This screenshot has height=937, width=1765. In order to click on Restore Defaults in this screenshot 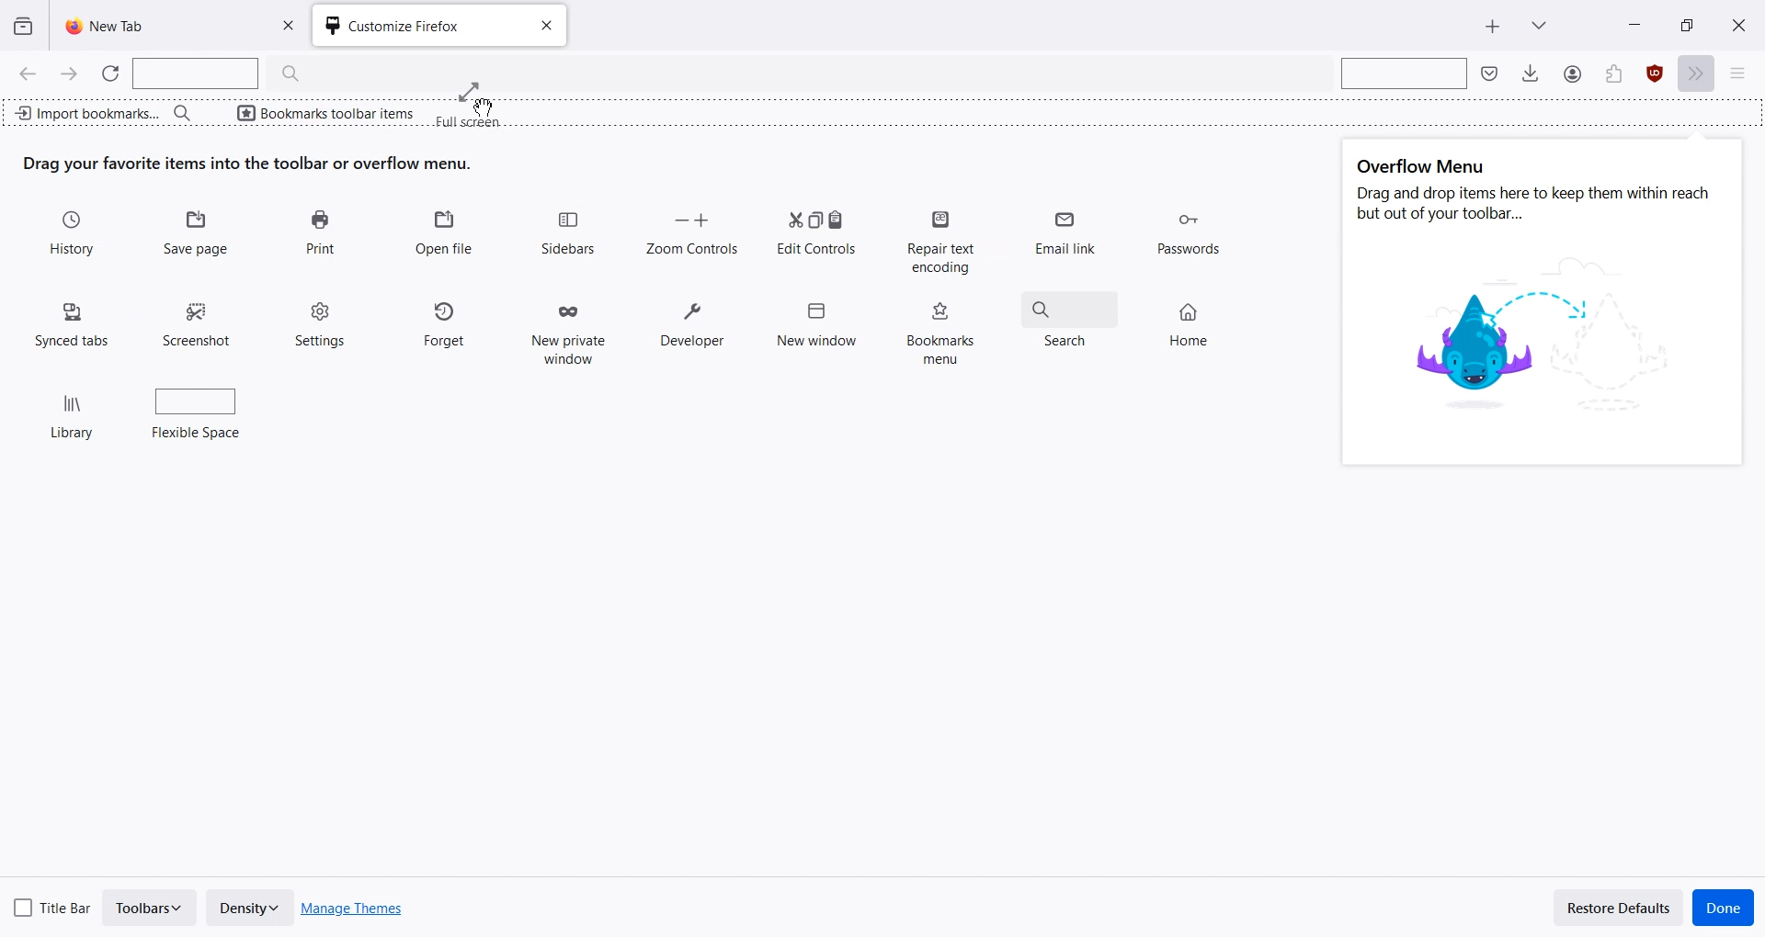, I will do `click(1619, 907)`.